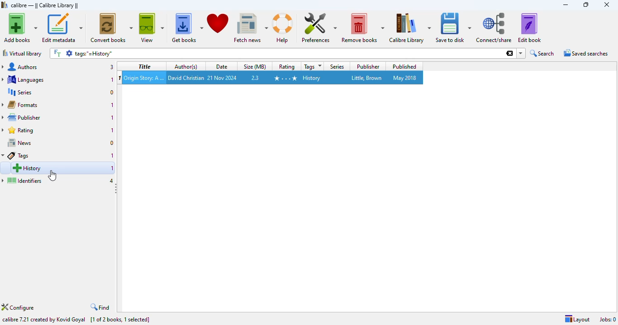 The image size is (618, 325). I want to click on david christian, so click(186, 78).